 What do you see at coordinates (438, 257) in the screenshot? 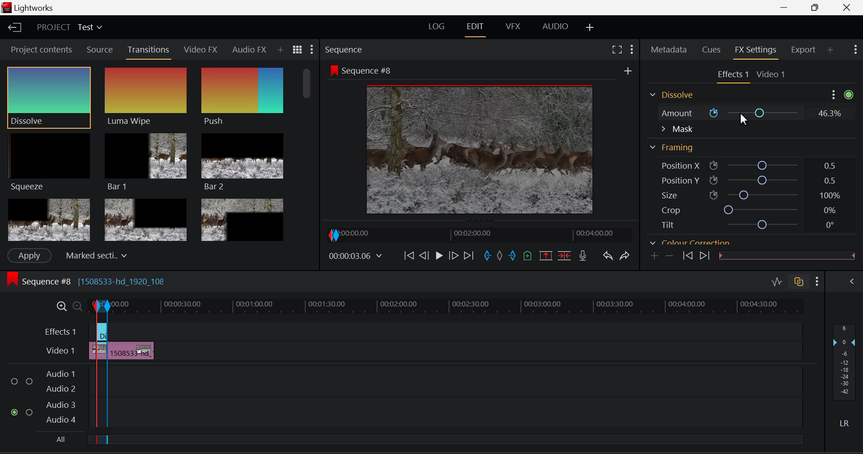
I see `Video Paused` at bounding box center [438, 257].